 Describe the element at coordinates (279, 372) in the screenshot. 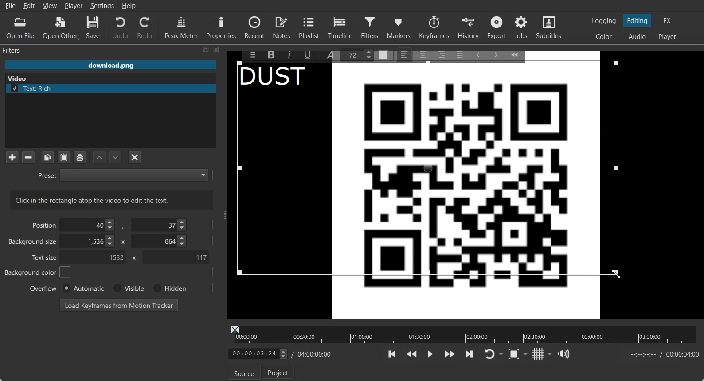

I see `Project` at that location.